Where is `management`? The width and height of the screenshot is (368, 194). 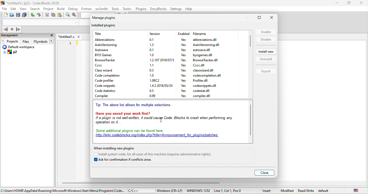
management is located at coordinates (21, 36).